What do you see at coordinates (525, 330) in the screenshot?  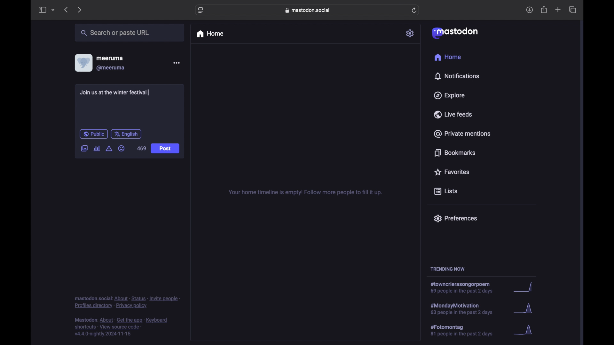 I see `graph` at bounding box center [525, 330].